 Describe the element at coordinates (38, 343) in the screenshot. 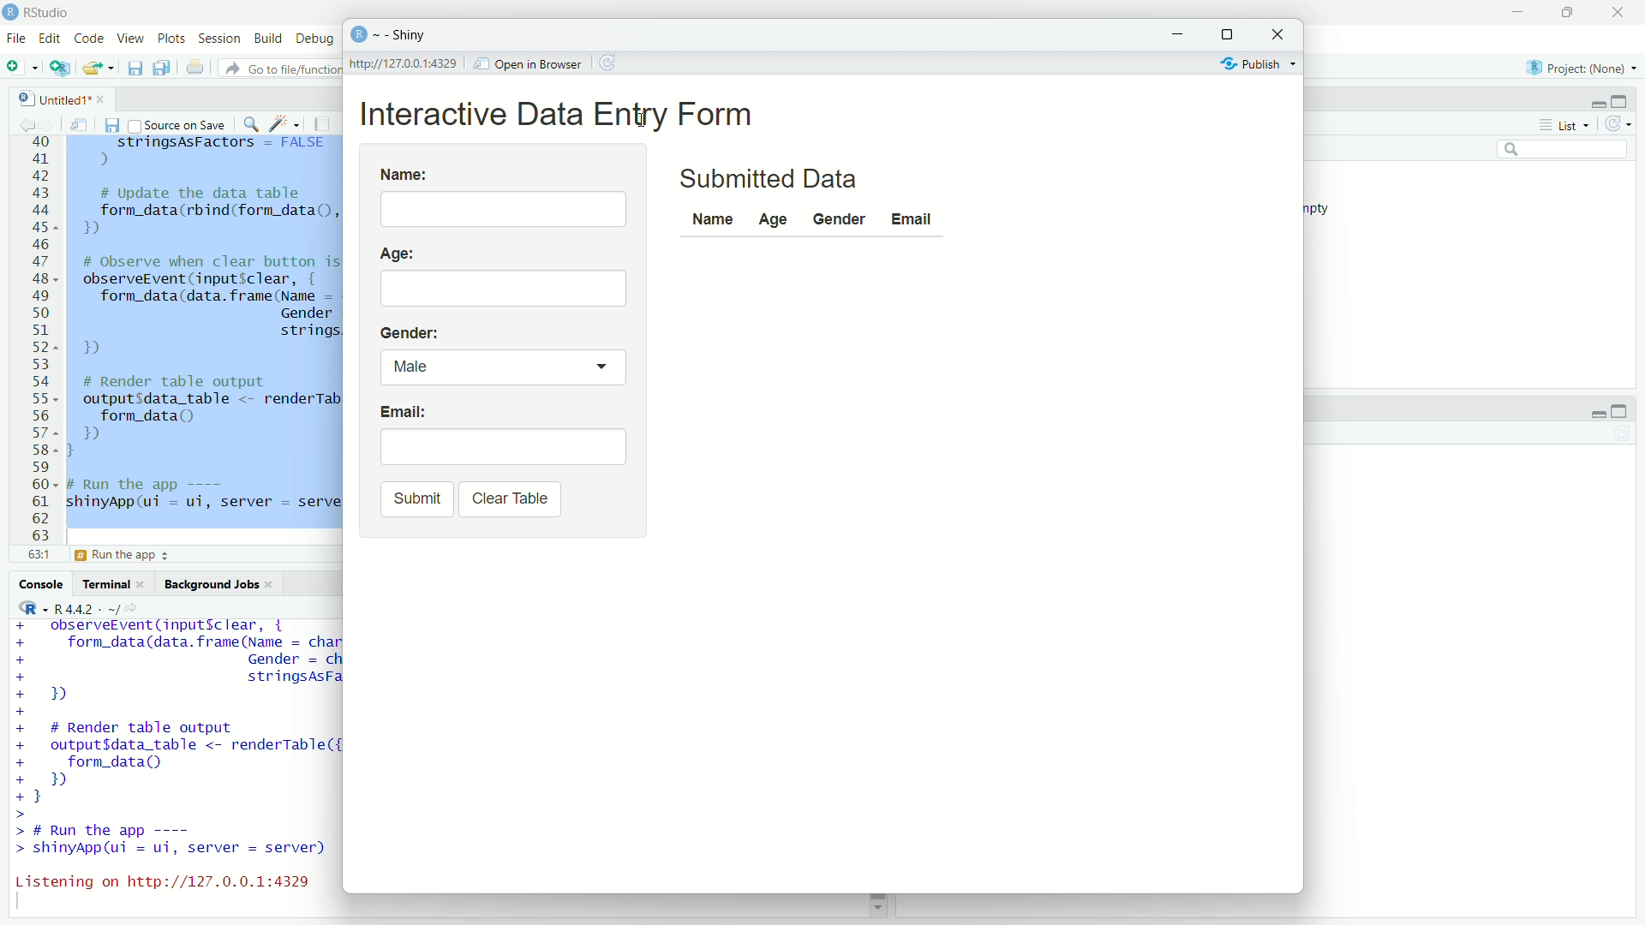

I see `serial numbers` at that location.